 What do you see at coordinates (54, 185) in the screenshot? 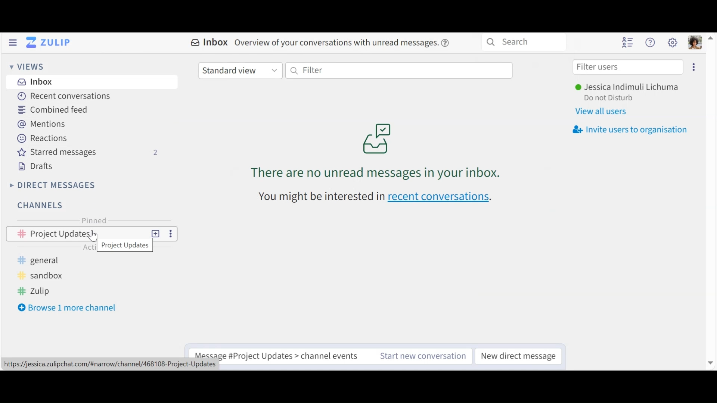
I see `Direct Messages` at bounding box center [54, 185].